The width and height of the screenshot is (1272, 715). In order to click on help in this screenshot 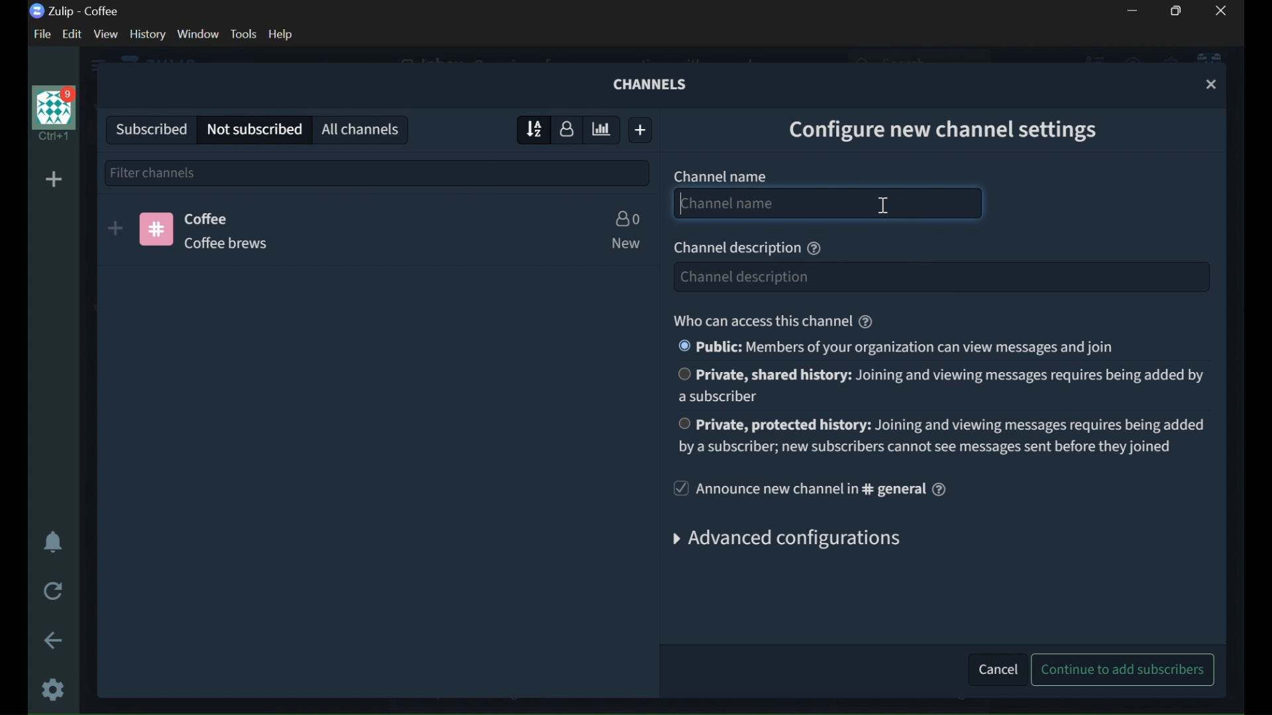, I will do `click(814, 249)`.